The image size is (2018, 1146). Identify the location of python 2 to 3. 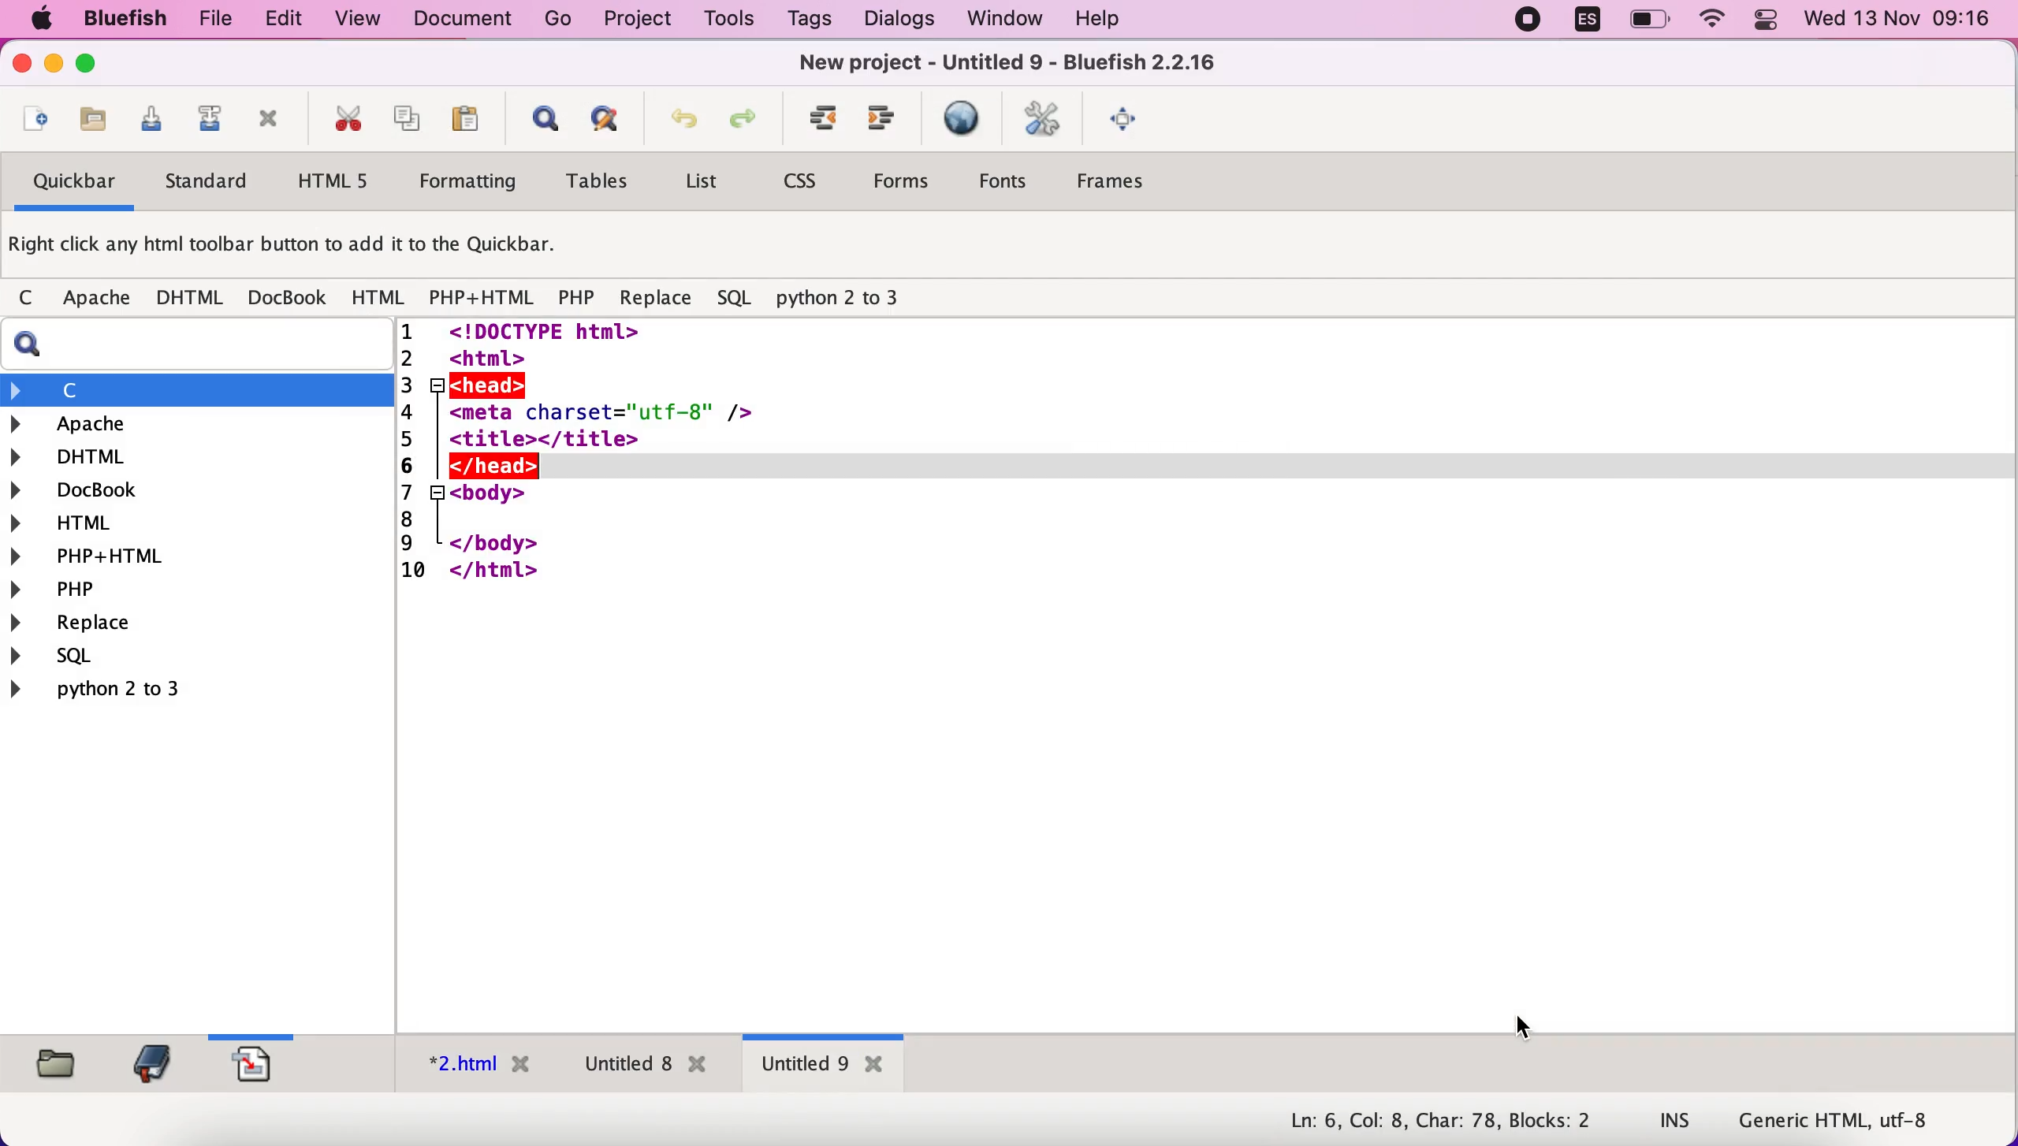
(853, 299).